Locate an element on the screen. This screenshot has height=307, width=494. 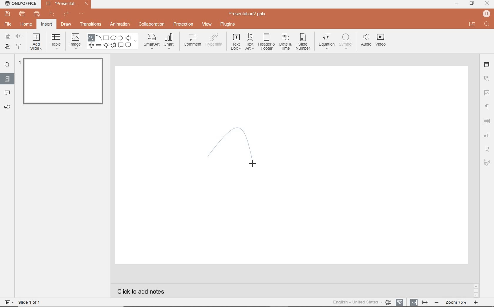
FIND is located at coordinates (8, 65).